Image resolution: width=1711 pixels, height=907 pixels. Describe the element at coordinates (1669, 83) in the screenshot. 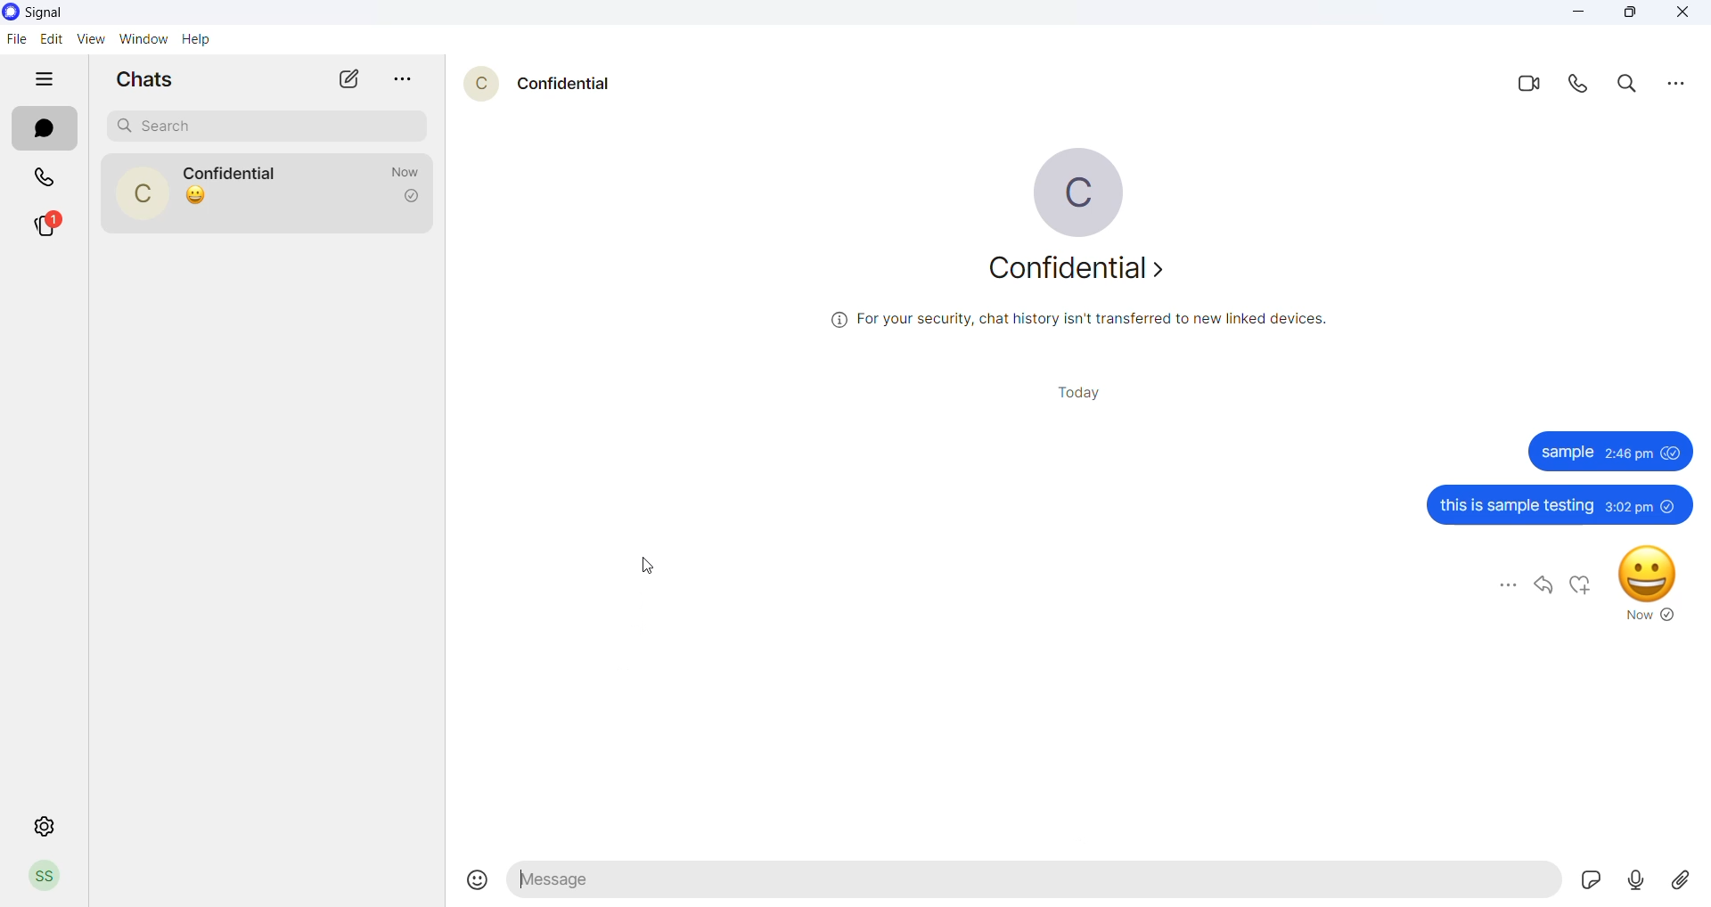

I see `more options` at that location.